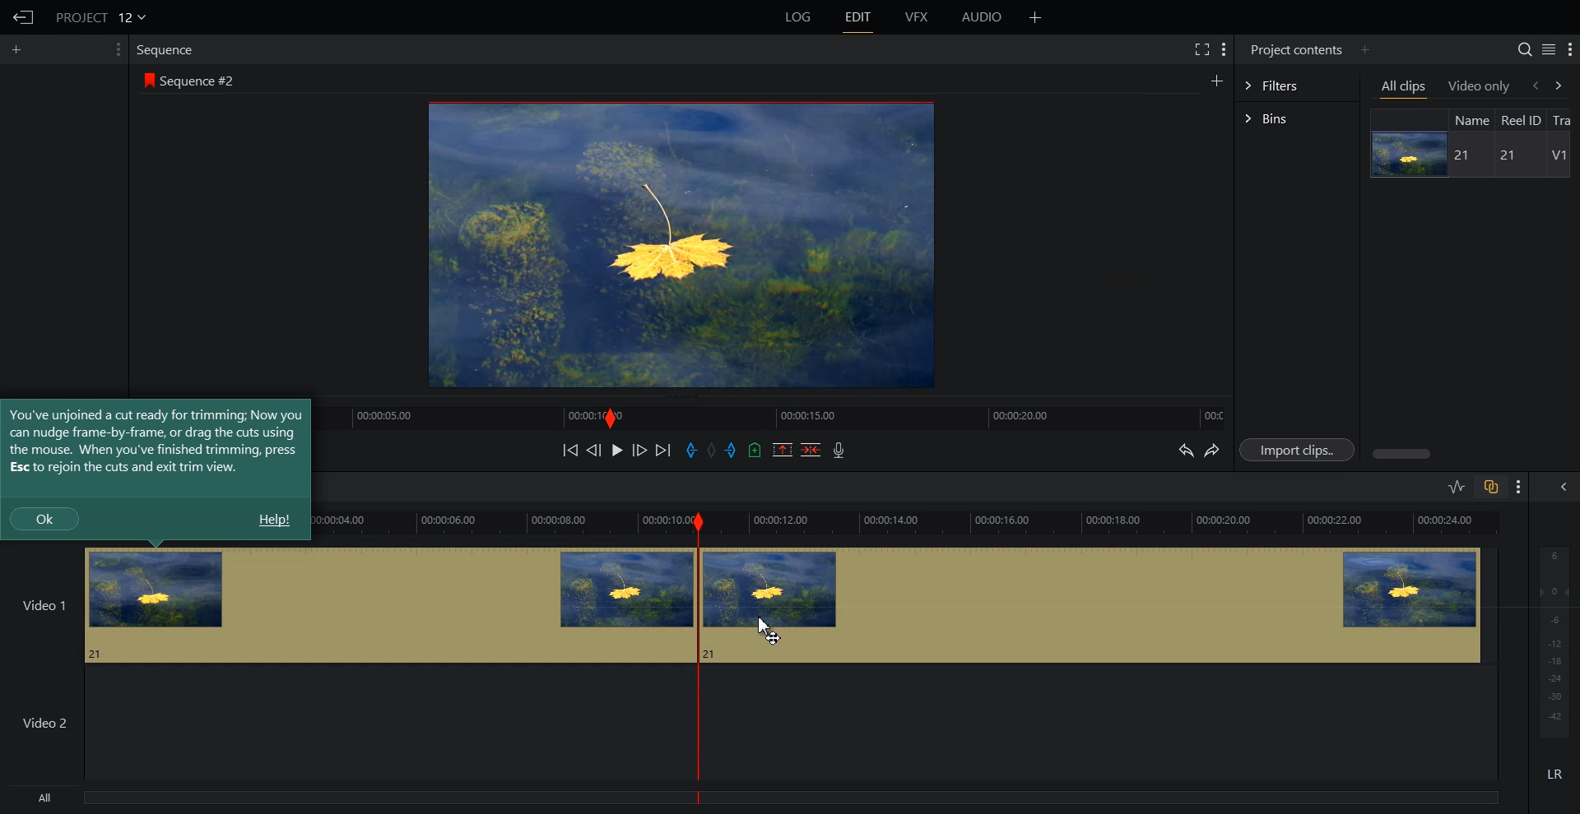  I want to click on Help!, so click(273, 520).